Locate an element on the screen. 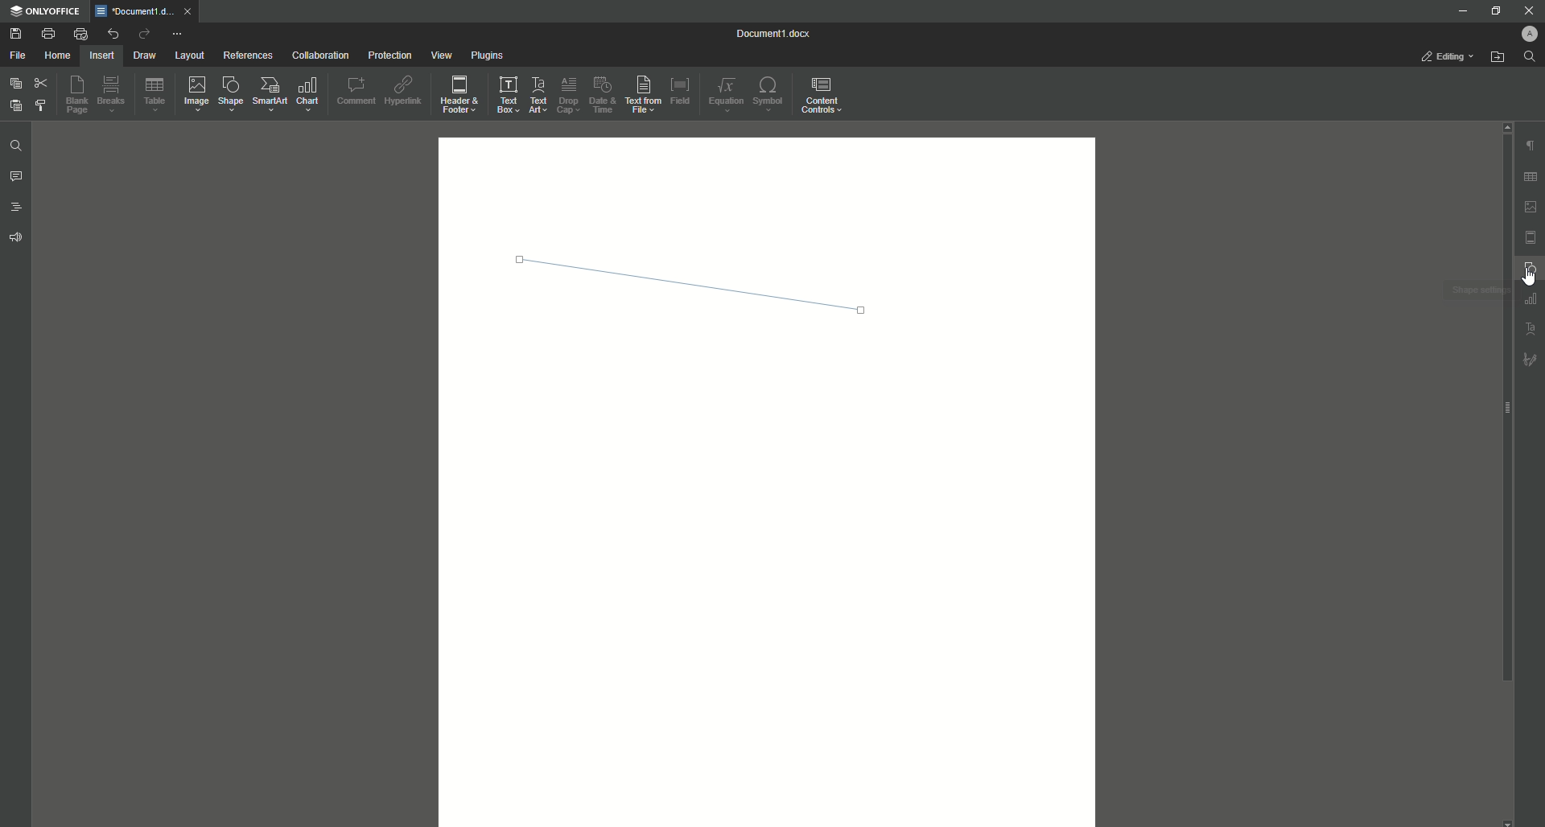  Content Controls is located at coordinates (823, 96).